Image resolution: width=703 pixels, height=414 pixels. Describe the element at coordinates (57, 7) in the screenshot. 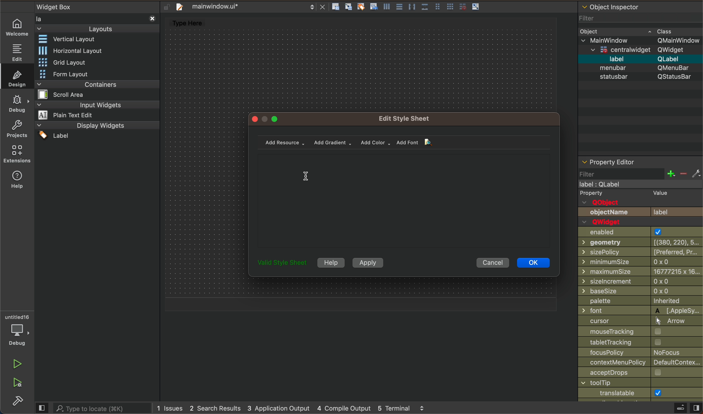

I see `widget box` at that location.